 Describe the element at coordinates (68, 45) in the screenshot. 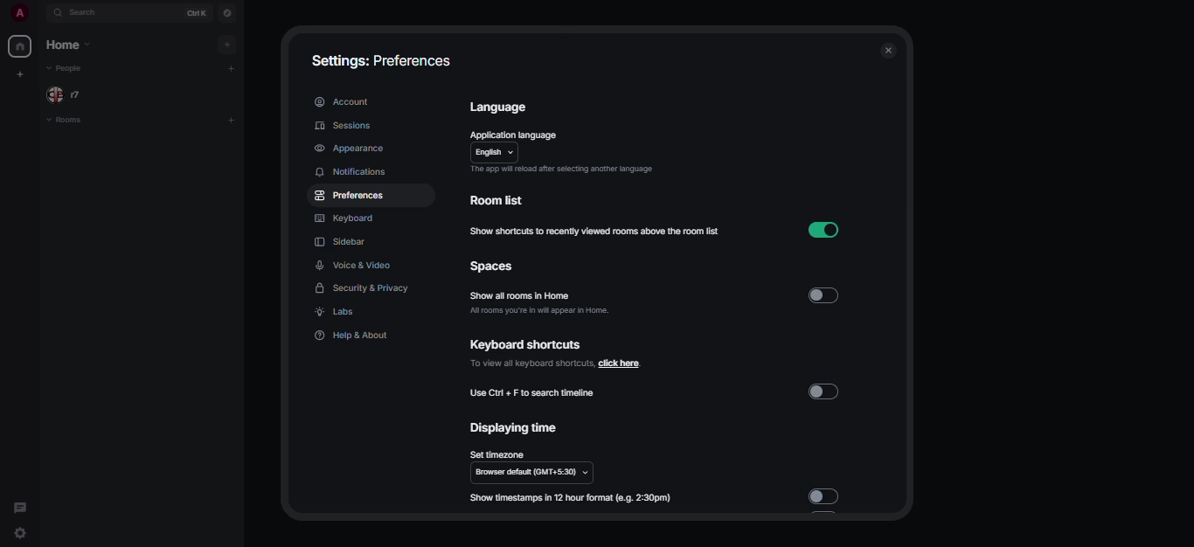

I see `home` at that location.